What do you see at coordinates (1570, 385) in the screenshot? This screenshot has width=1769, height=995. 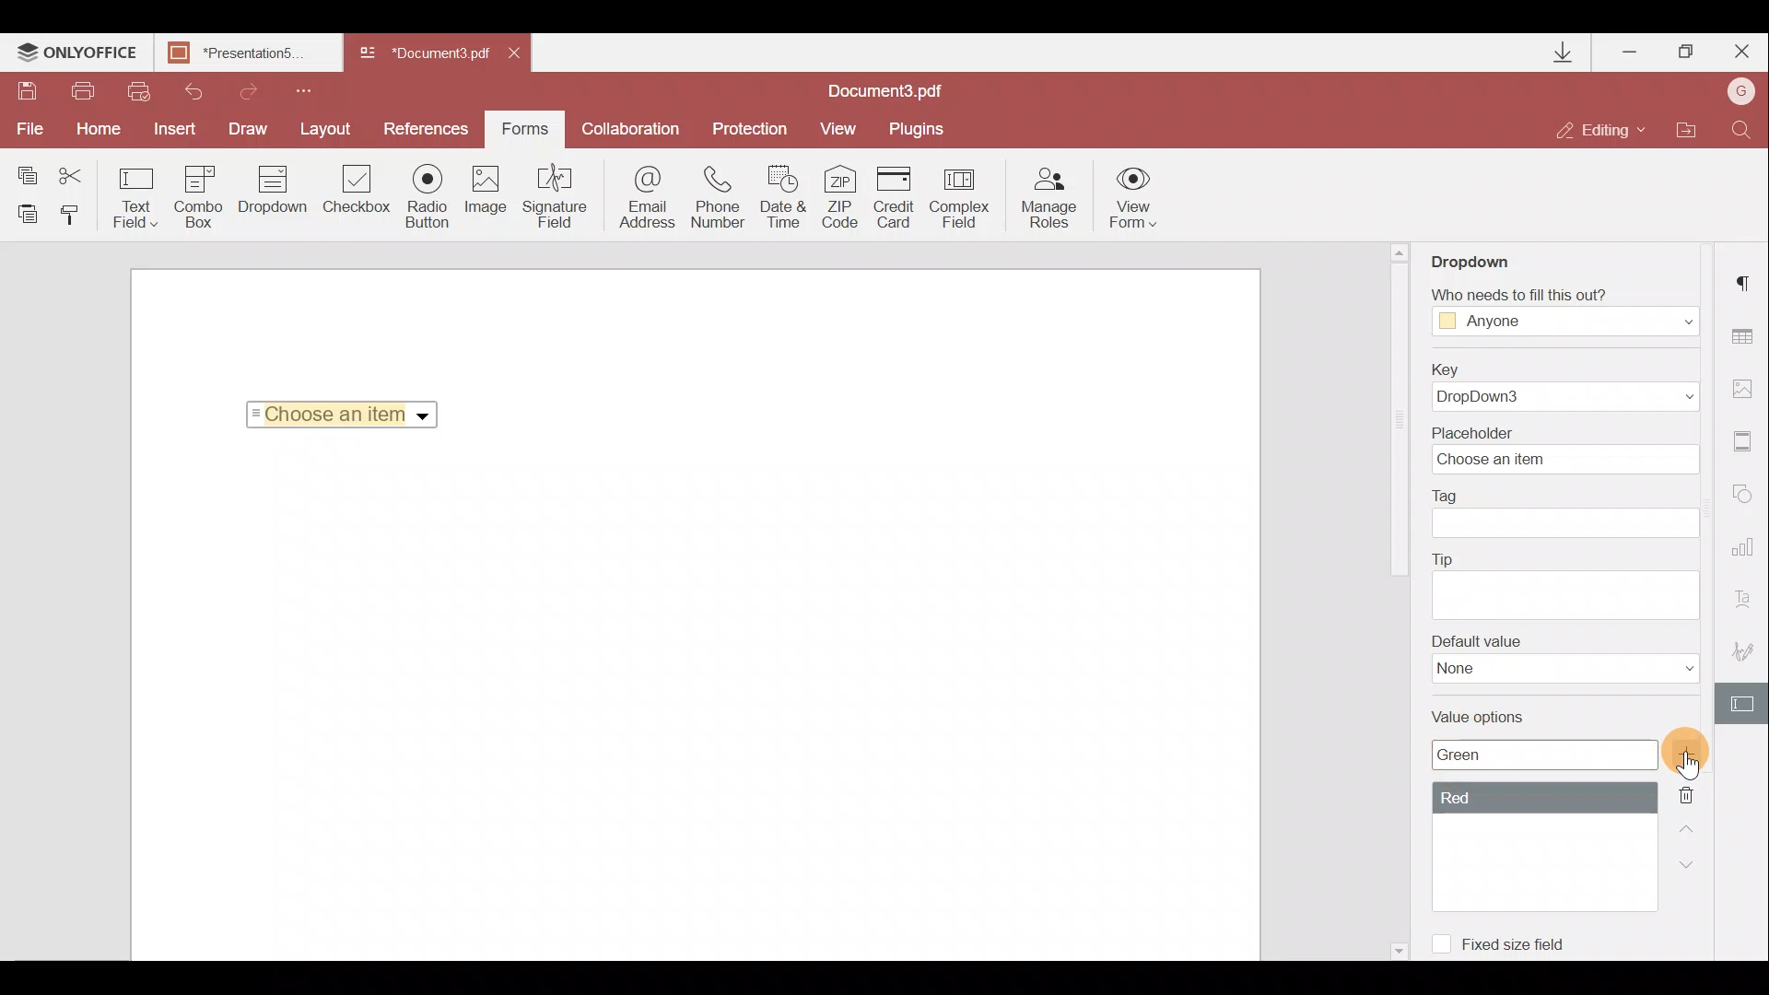 I see `Key` at bounding box center [1570, 385].